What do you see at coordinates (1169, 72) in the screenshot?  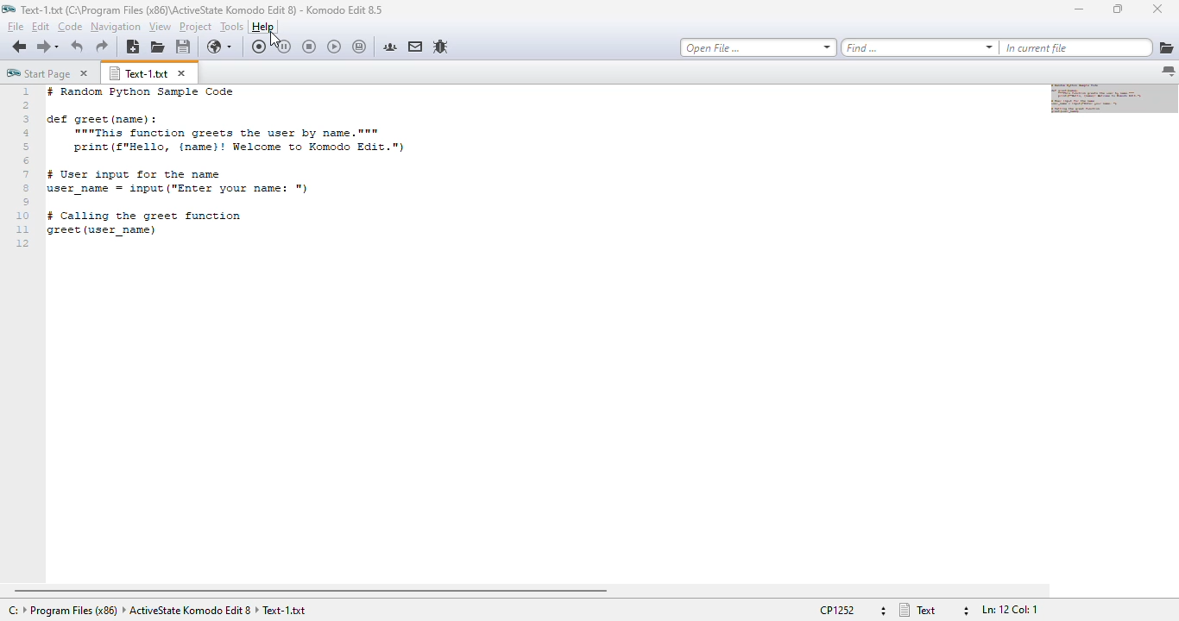 I see `list all tabs` at bounding box center [1169, 72].